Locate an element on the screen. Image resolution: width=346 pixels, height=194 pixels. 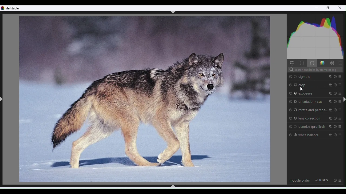
Module order is located at coordinates (300, 180).